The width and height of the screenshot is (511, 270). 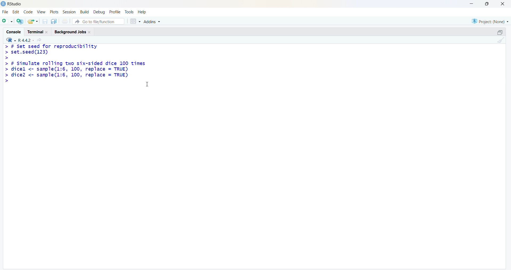 I want to click on open in separate window, so click(x=500, y=32).